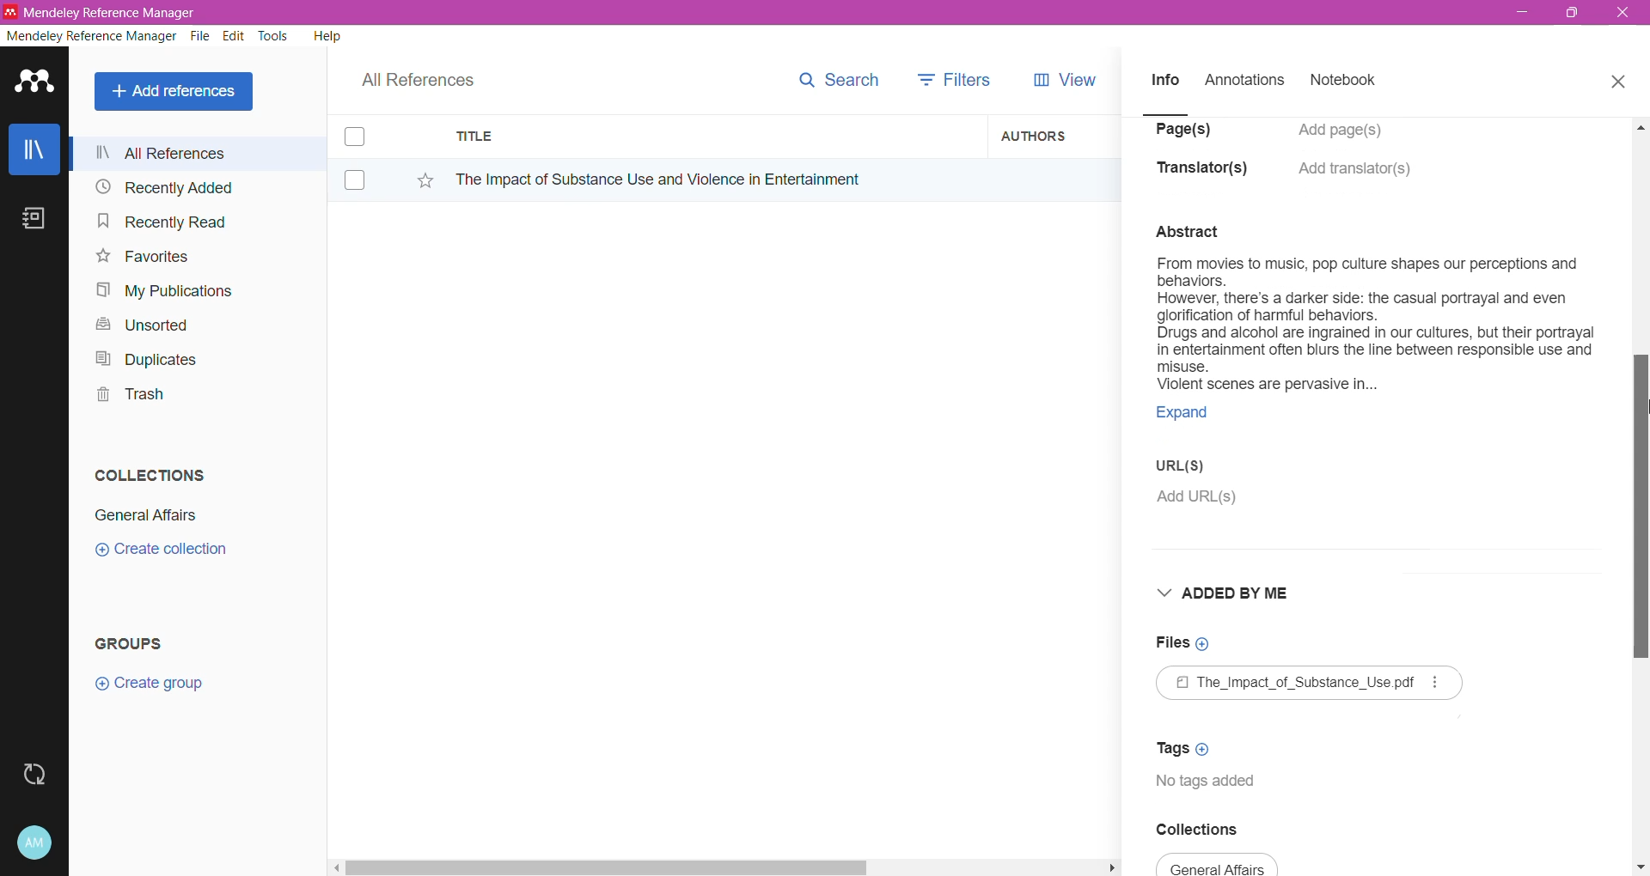  Describe the element at coordinates (1640, 513) in the screenshot. I see `scroll bar` at that location.